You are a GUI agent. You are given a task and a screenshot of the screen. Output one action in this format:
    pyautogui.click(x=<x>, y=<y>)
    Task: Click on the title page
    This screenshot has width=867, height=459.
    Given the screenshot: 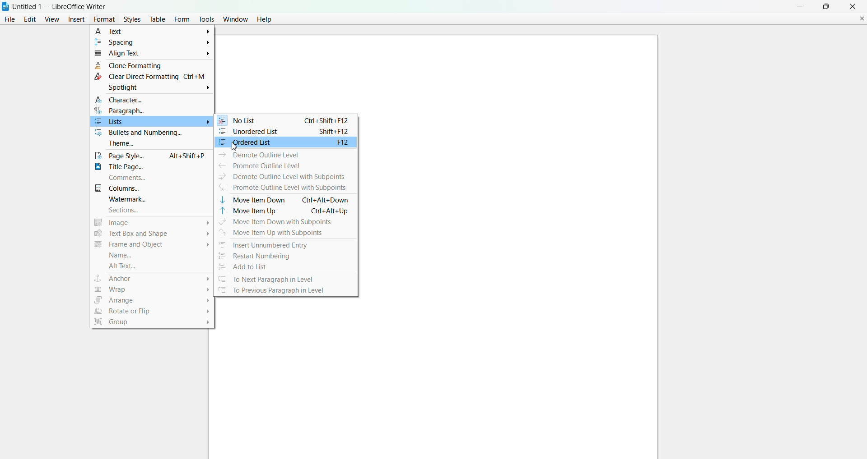 What is the action you would take?
    pyautogui.click(x=122, y=169)
    